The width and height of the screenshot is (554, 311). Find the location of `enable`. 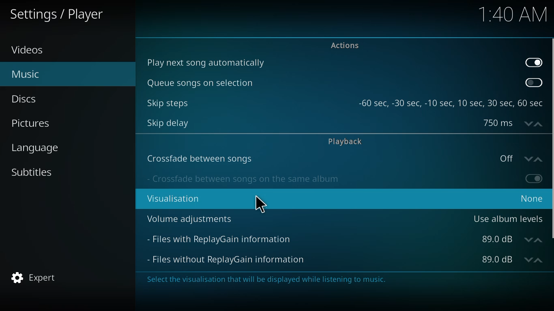

enable is located at coordinates (535, 178).